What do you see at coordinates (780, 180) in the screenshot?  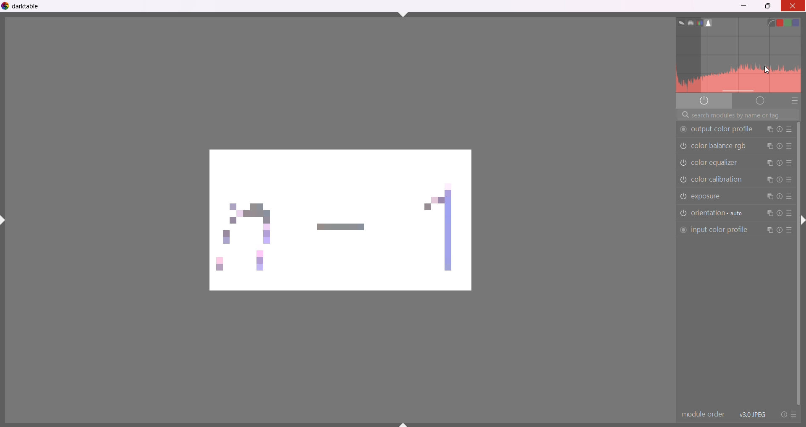 I see `reset parameters` at bounding box center [780, 180].